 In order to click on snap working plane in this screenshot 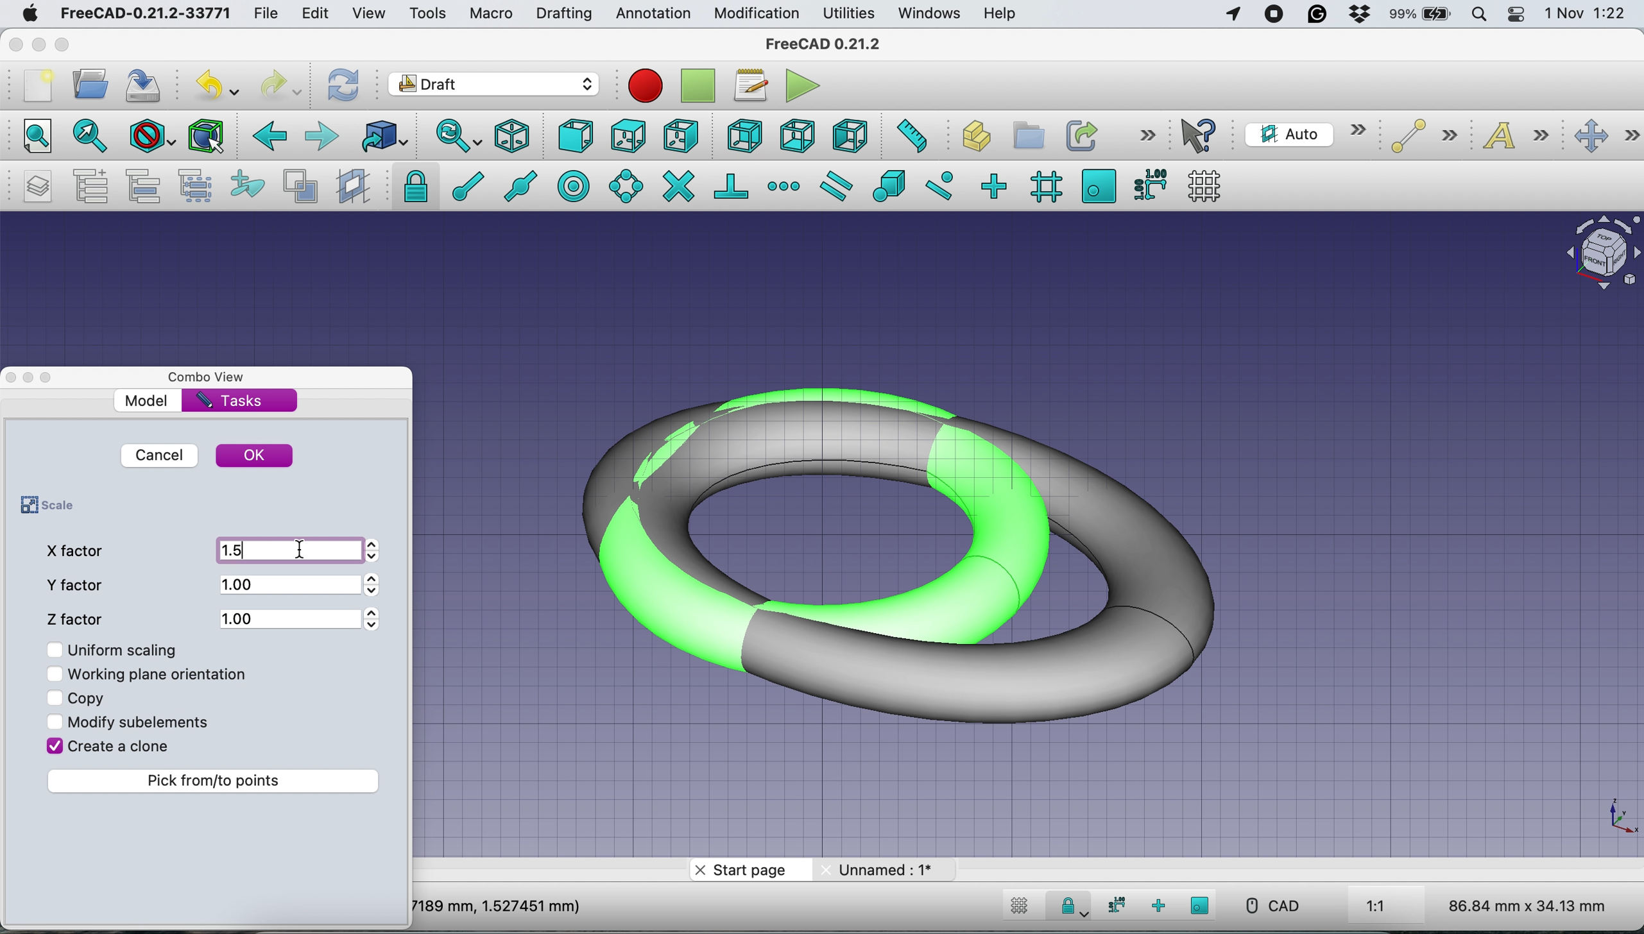, I will do `click(1099, 185)`.